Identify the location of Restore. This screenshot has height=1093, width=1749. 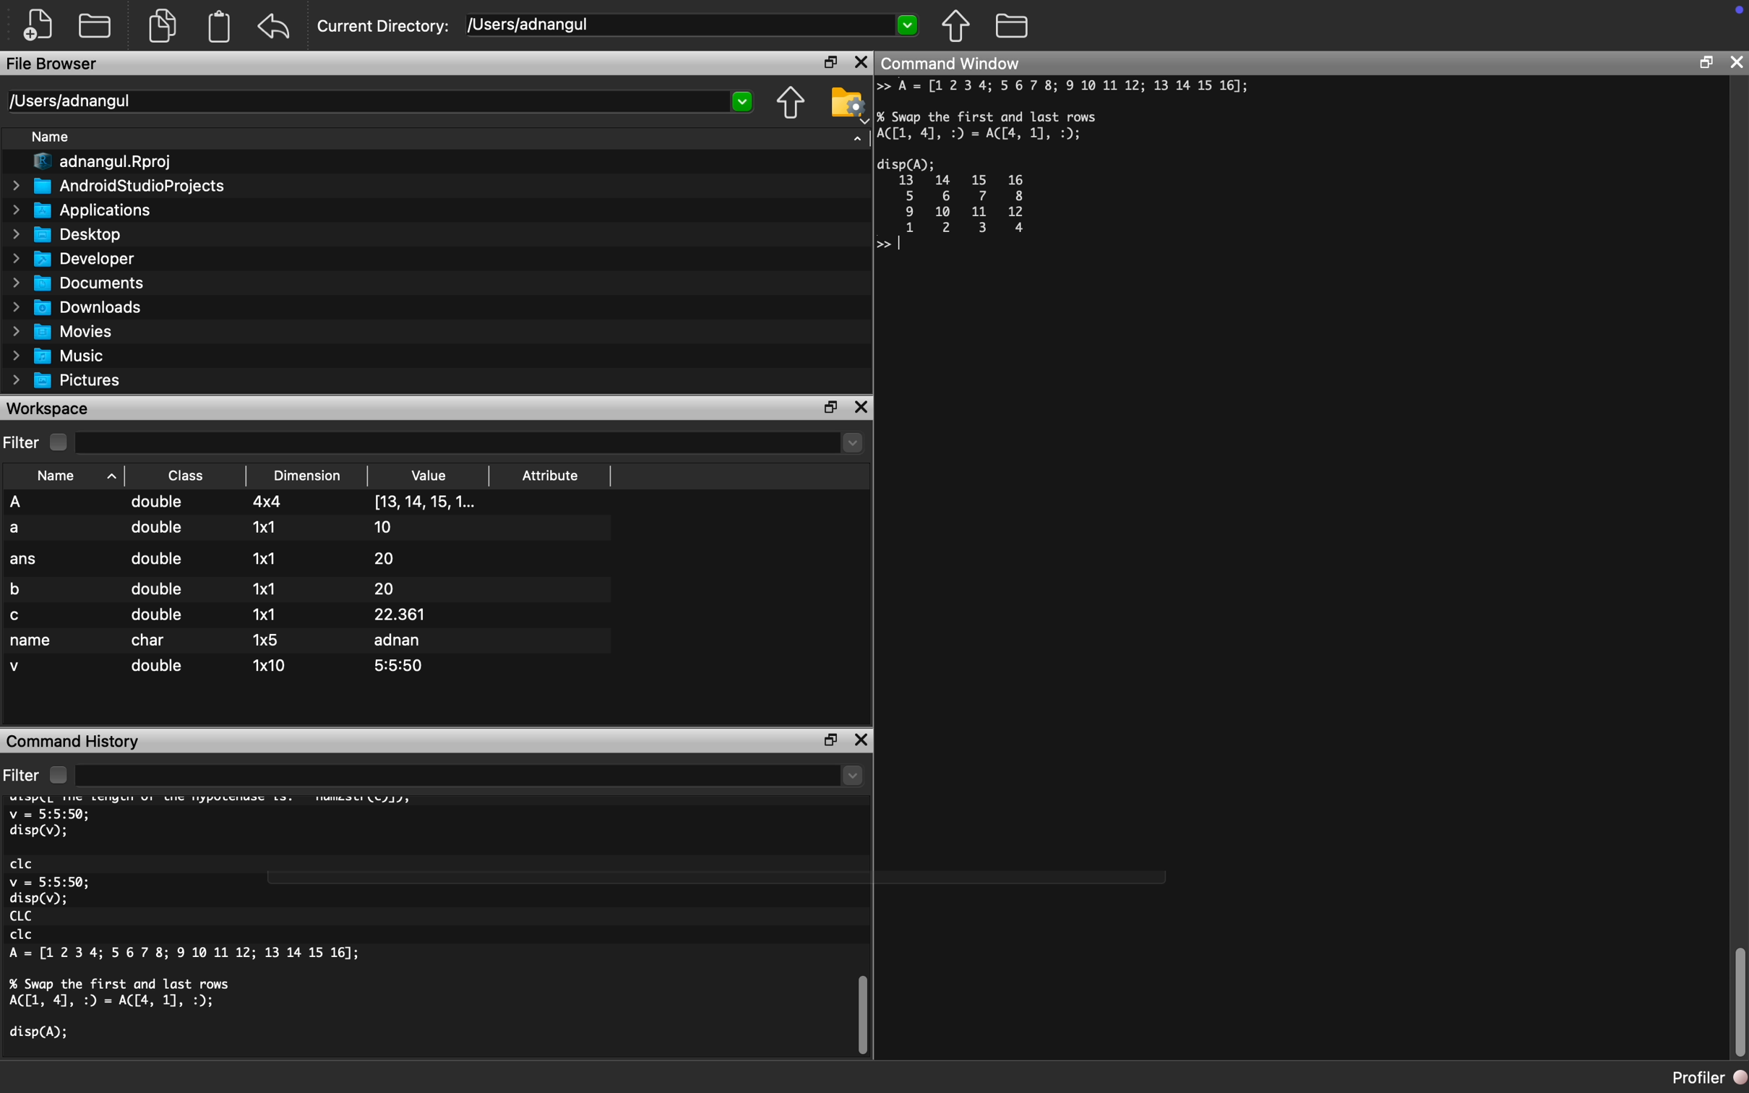
(824, 737).